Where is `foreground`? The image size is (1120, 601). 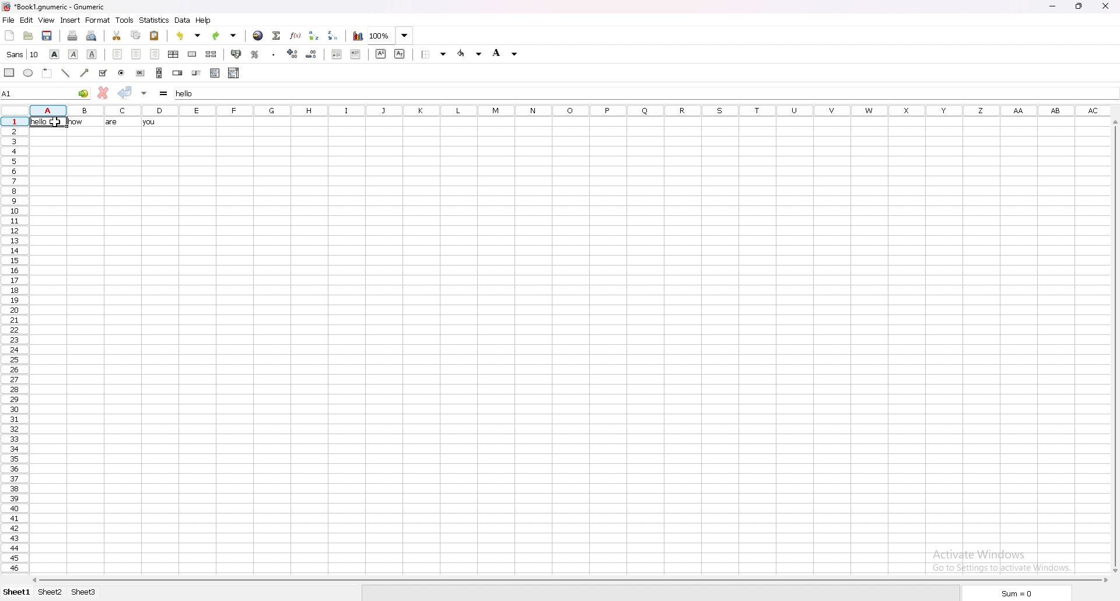 foreground is located at coordinates (470, 54).